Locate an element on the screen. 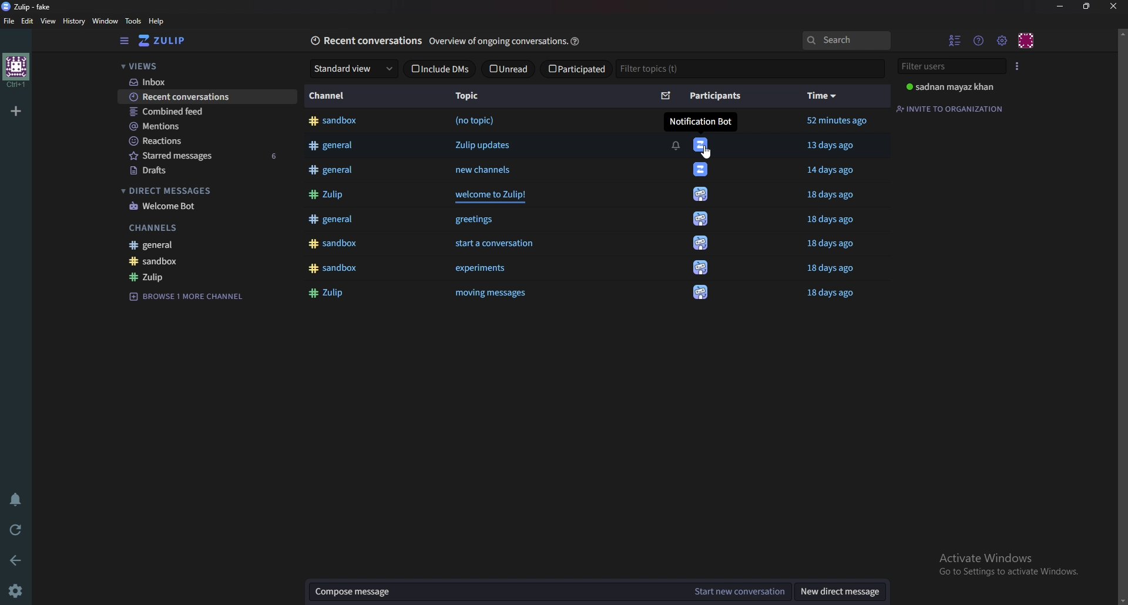 This screenshot has width=1128, height=605. ‘experiments is located at coordinates (479, 268).